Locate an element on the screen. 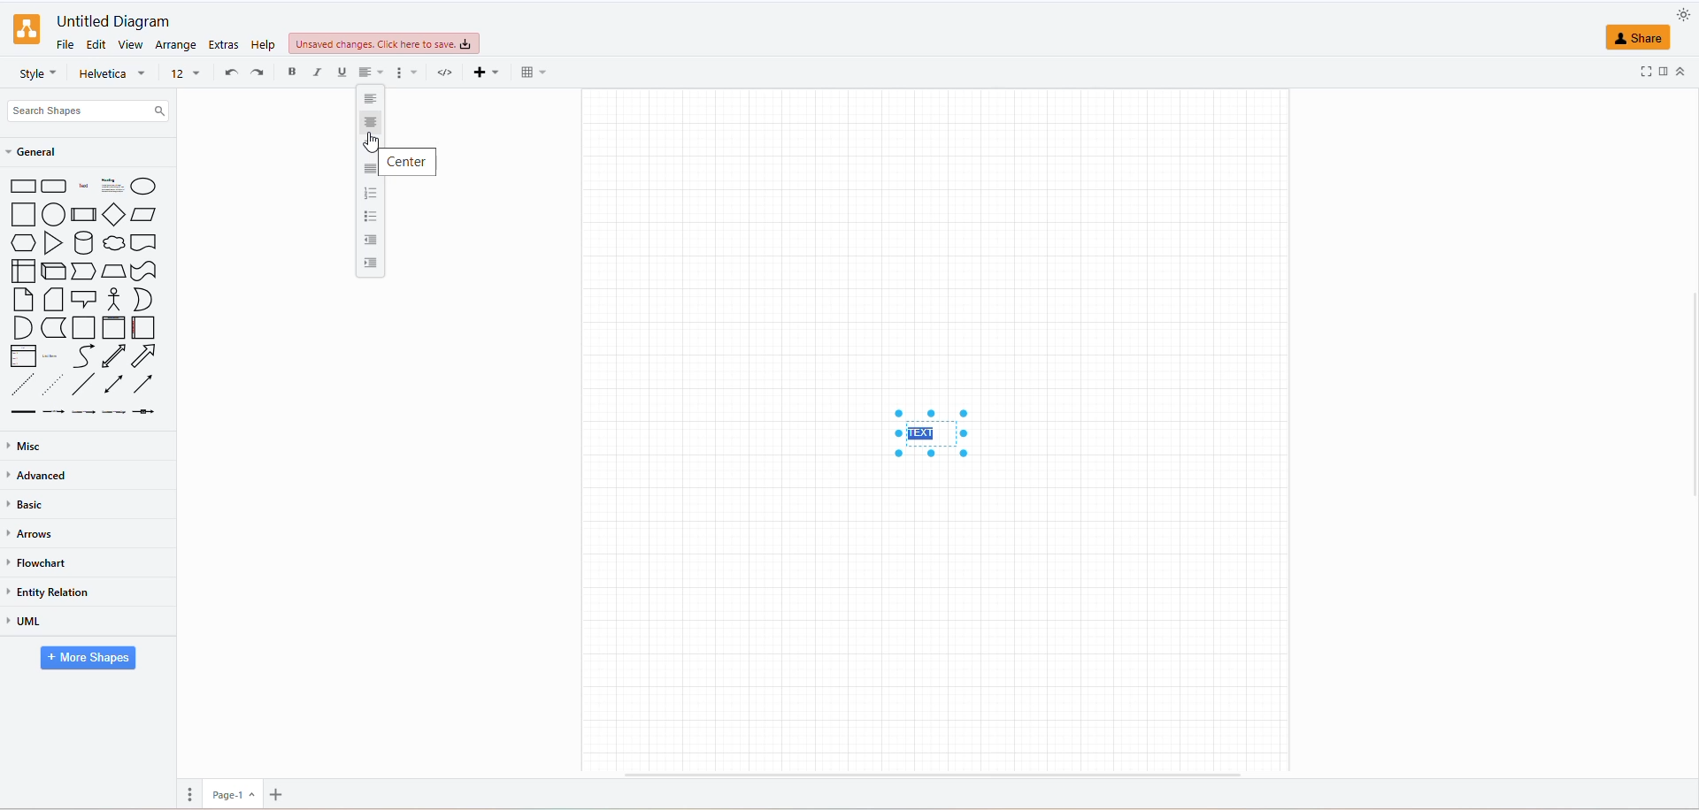 The image size is (1699, 810). more shapes is located at coordinates (83, 659).